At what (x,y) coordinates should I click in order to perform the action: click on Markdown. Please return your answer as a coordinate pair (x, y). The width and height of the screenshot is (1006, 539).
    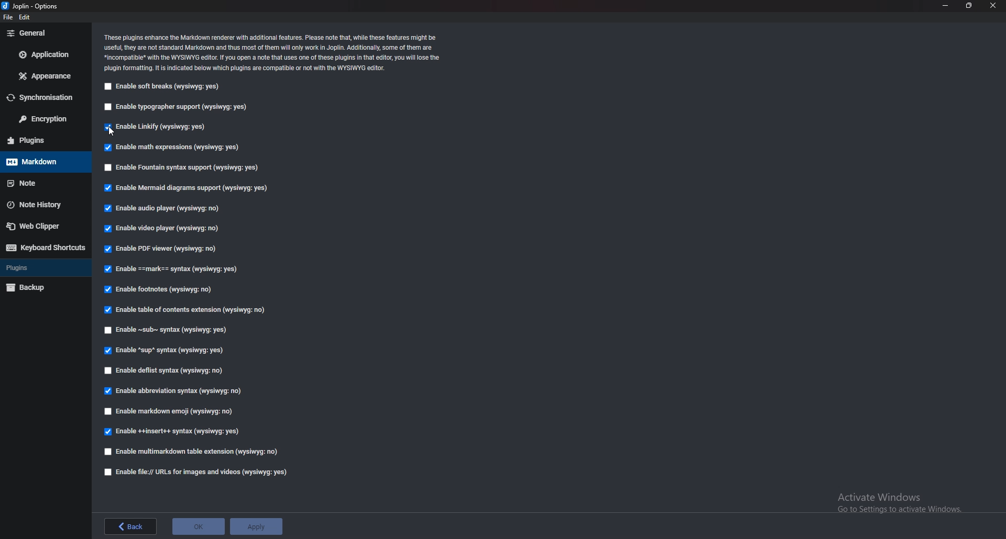
    Looking at the image, I should click on (44, 162).